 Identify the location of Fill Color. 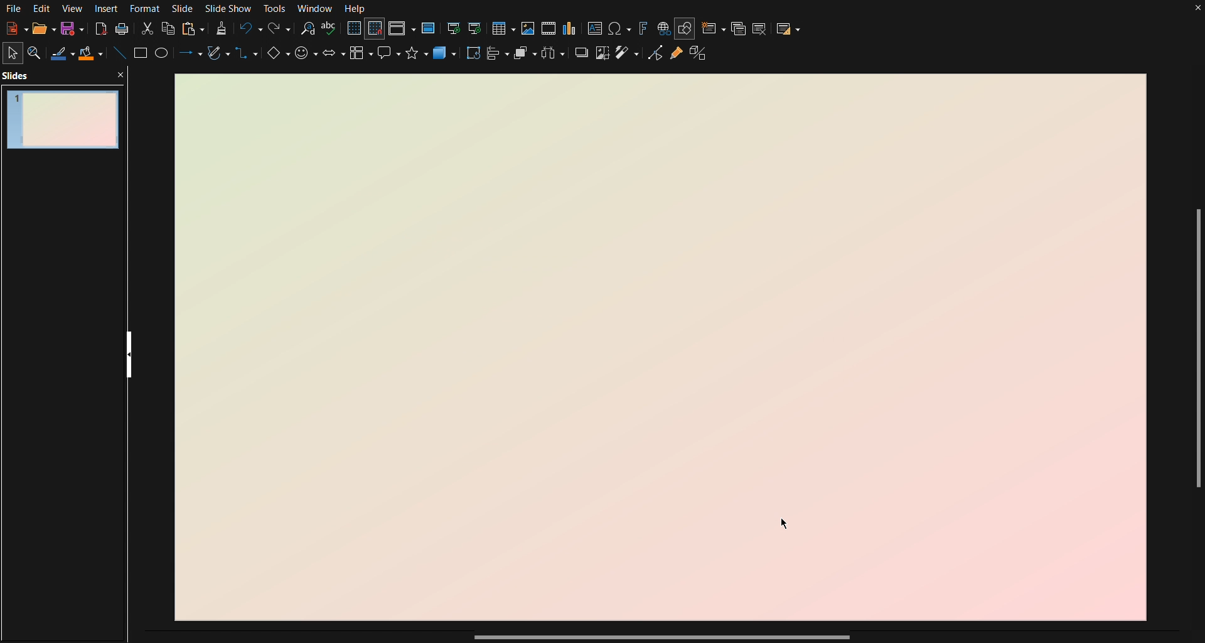
(91, 55).